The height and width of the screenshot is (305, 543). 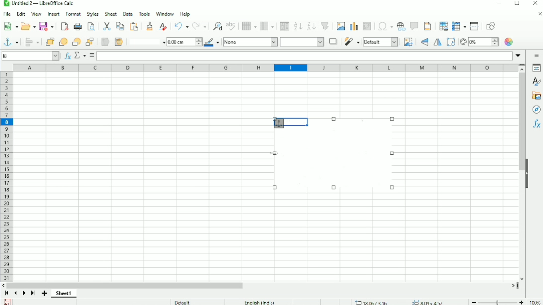 What do you see at coordinates (283, 26) in the screenshot?
I see `Sort` at bounding box center [283, 26].